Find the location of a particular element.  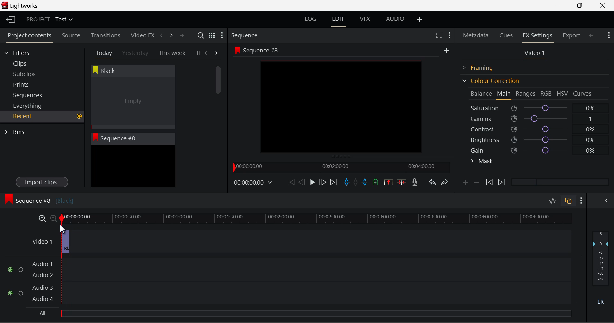

Timeline Zoom In is located at coordinates (41, 218).